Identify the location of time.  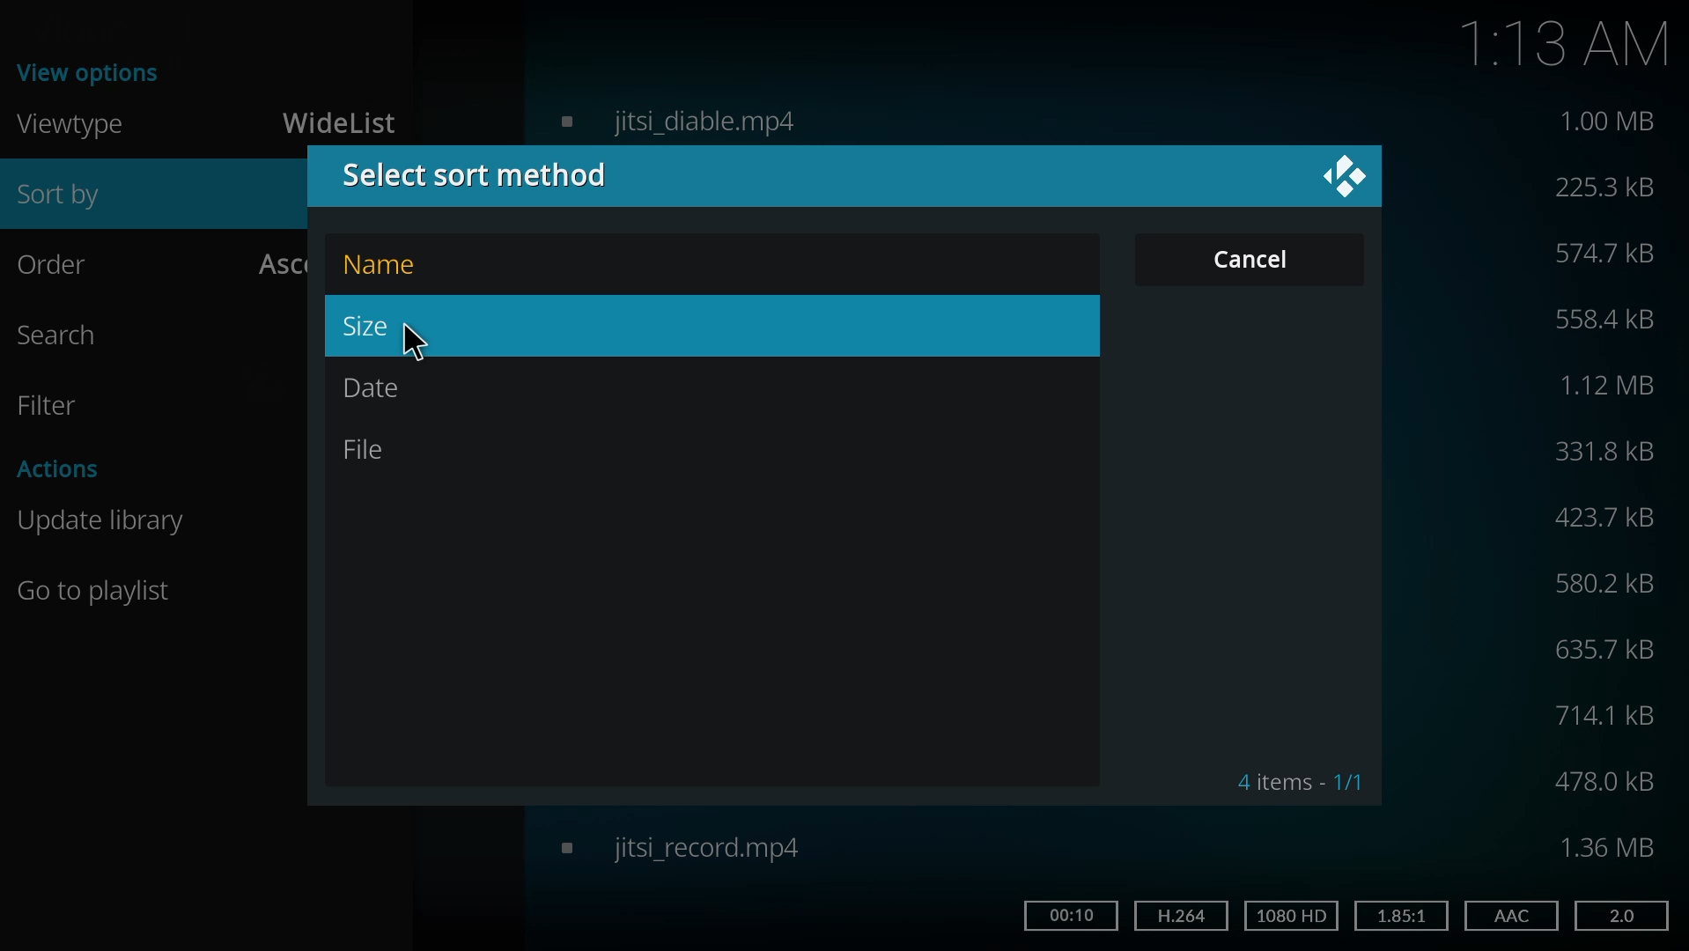
(1073, 918).